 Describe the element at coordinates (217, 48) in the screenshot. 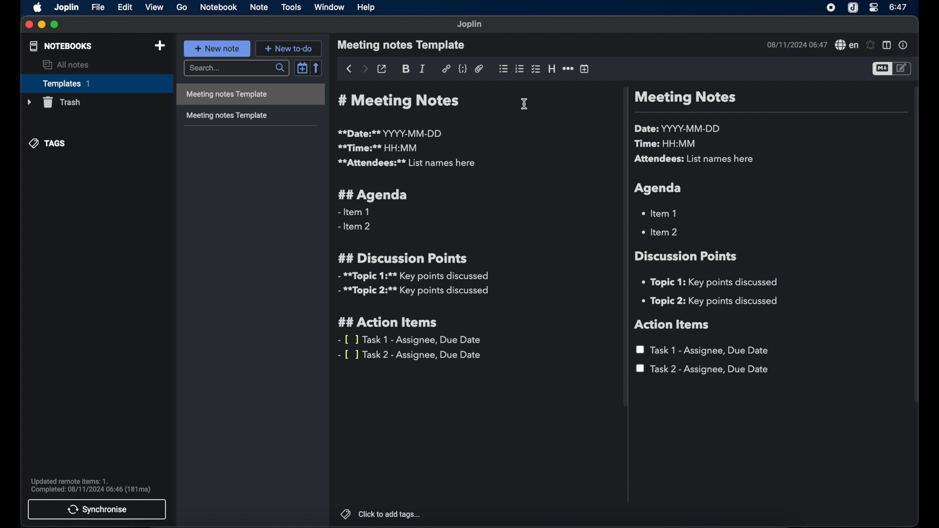

I see `new note` at that location.